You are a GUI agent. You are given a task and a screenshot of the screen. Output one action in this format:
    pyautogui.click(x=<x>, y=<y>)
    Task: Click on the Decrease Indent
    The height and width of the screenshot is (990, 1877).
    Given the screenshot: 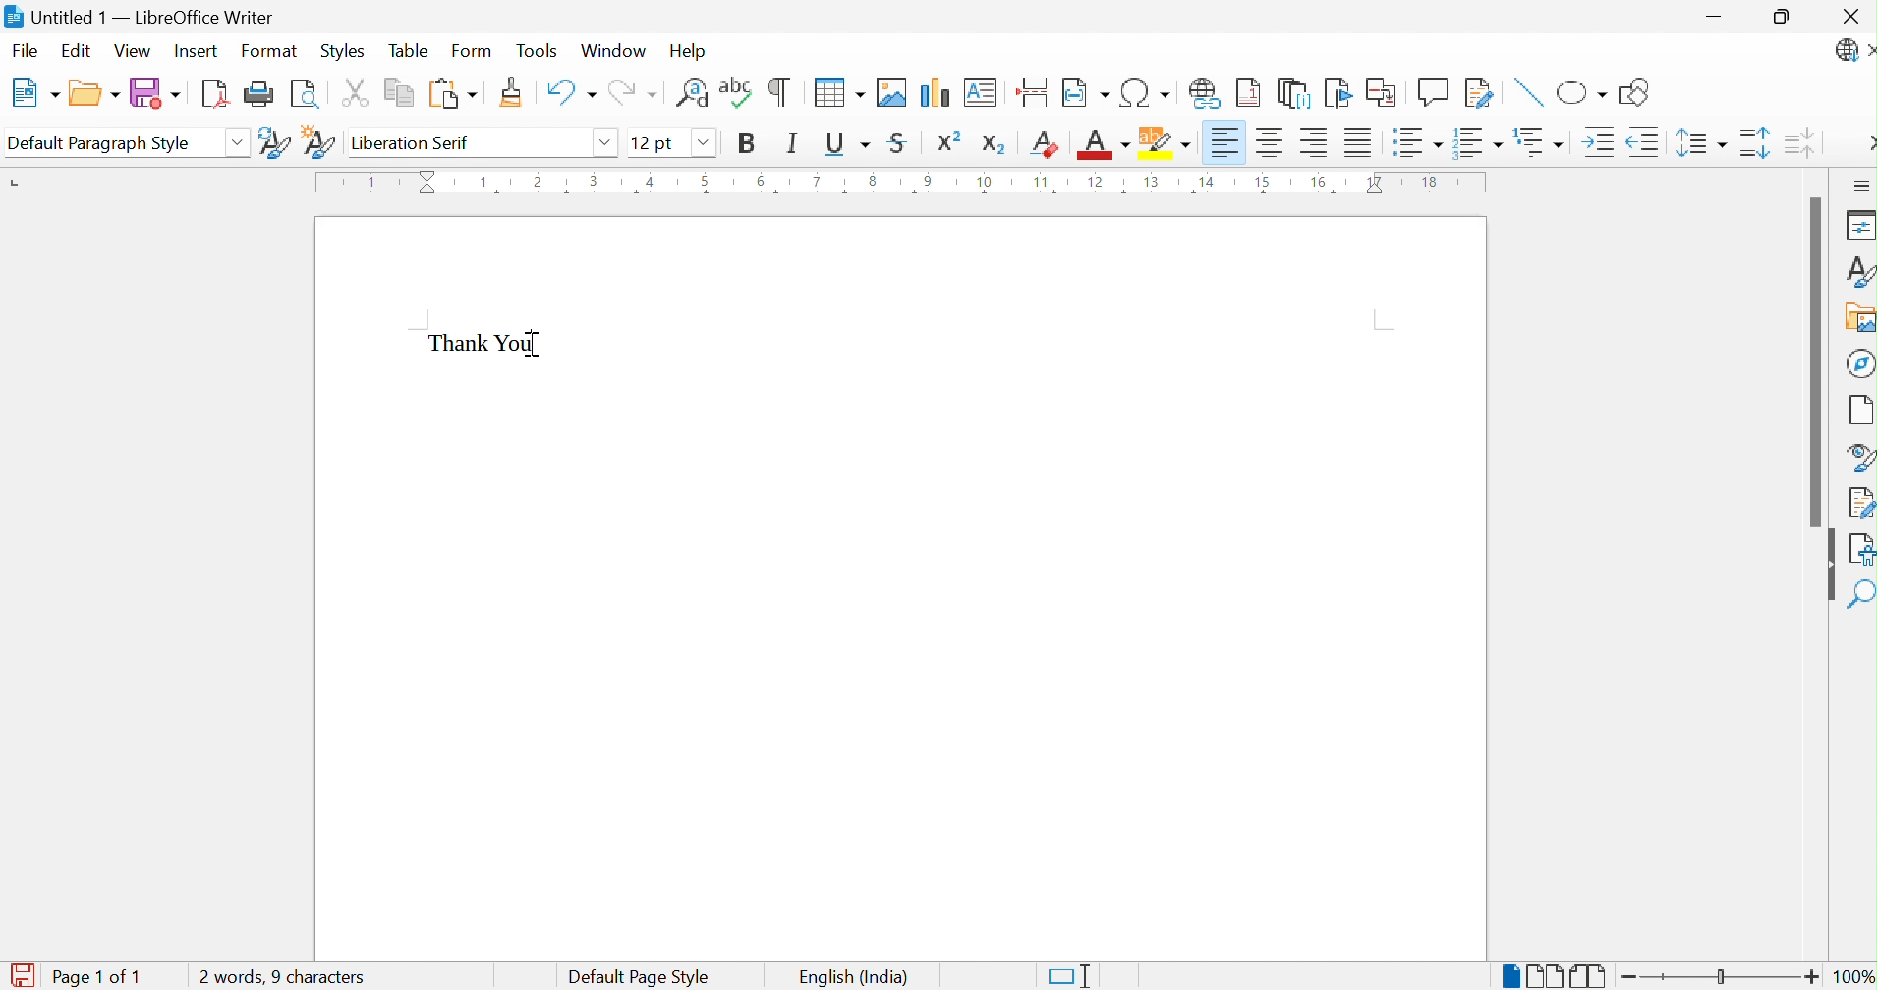 What is the action you would take?
    pyautogui.click(x=1645, y=141)
    